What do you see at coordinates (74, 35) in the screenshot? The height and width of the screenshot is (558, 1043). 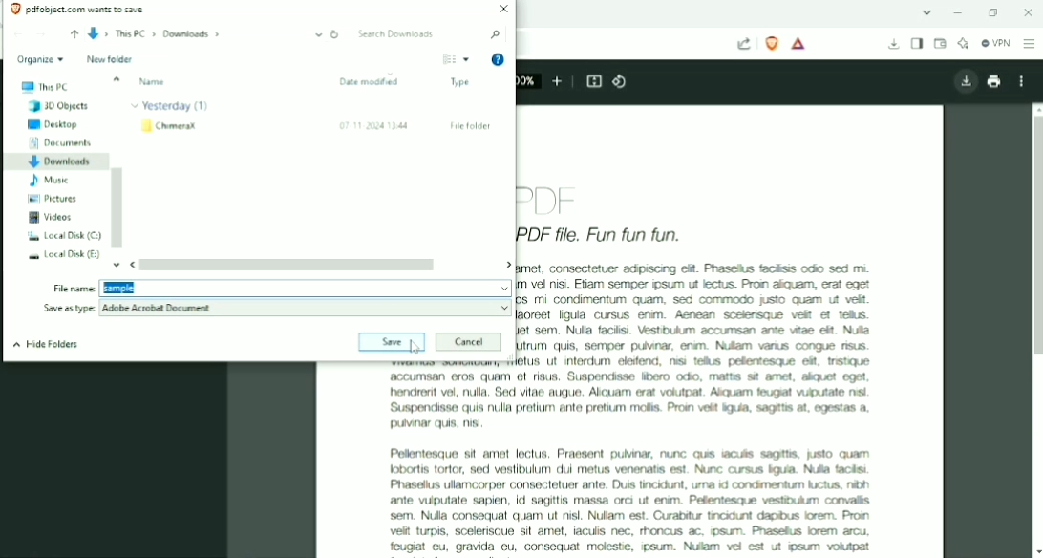 I see `Up to "This PC"` at bounding box center [74, 35].